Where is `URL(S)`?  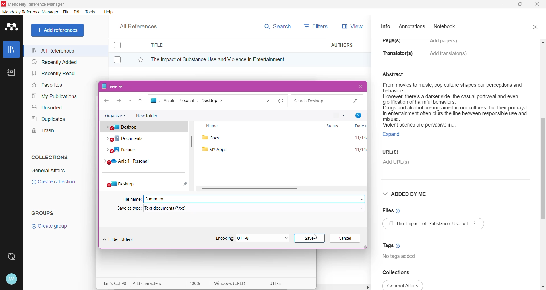
URL(S) is located at coordinates (395, 153).